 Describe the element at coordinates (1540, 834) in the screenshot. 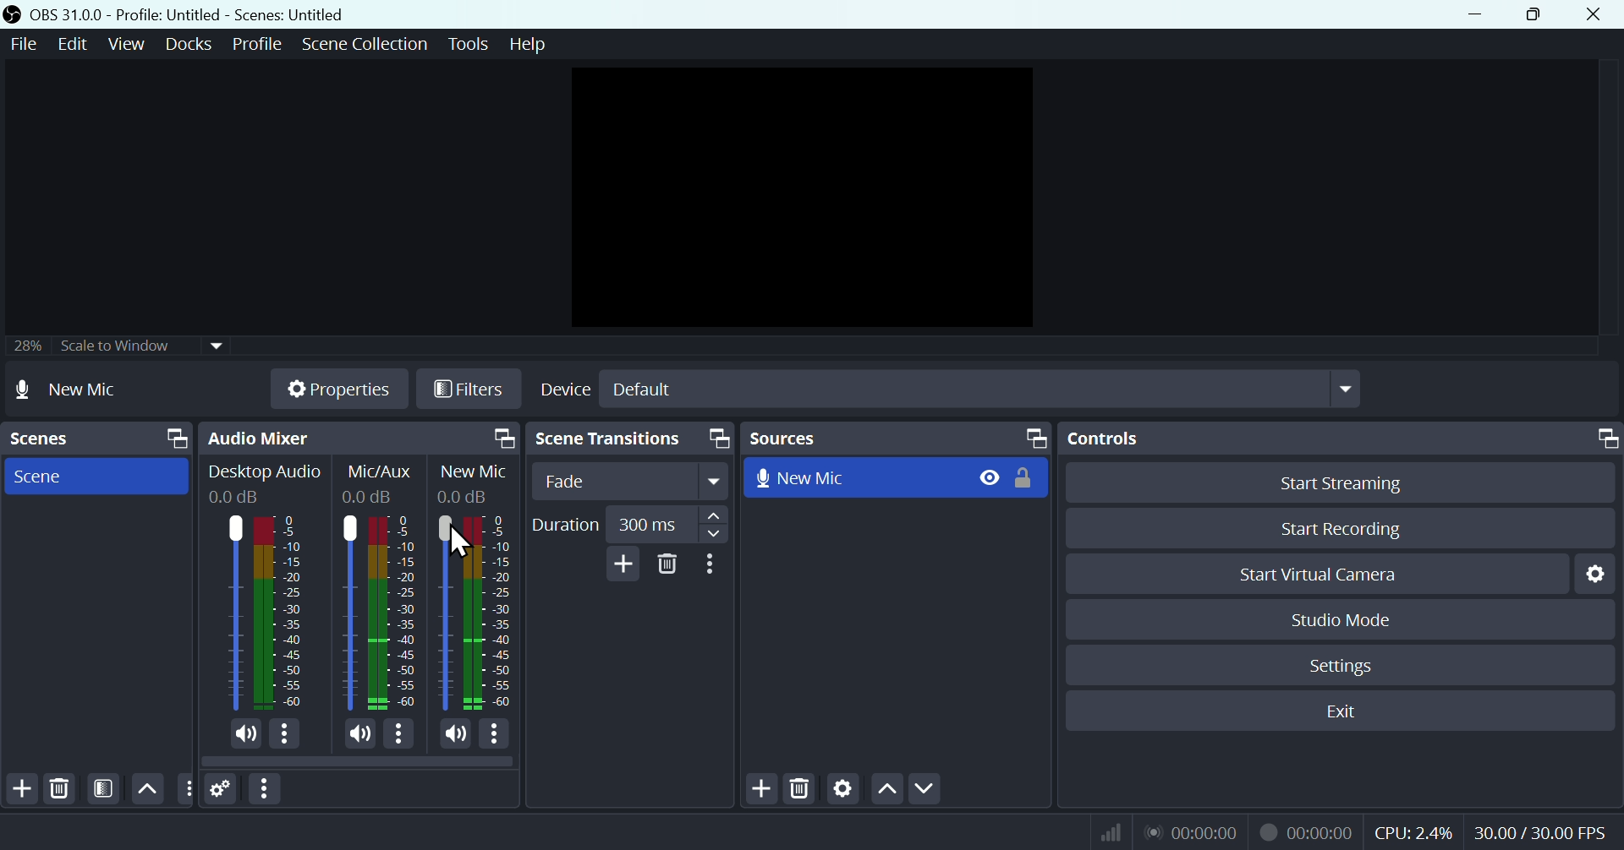

I see `Frame Per Second` at that location.